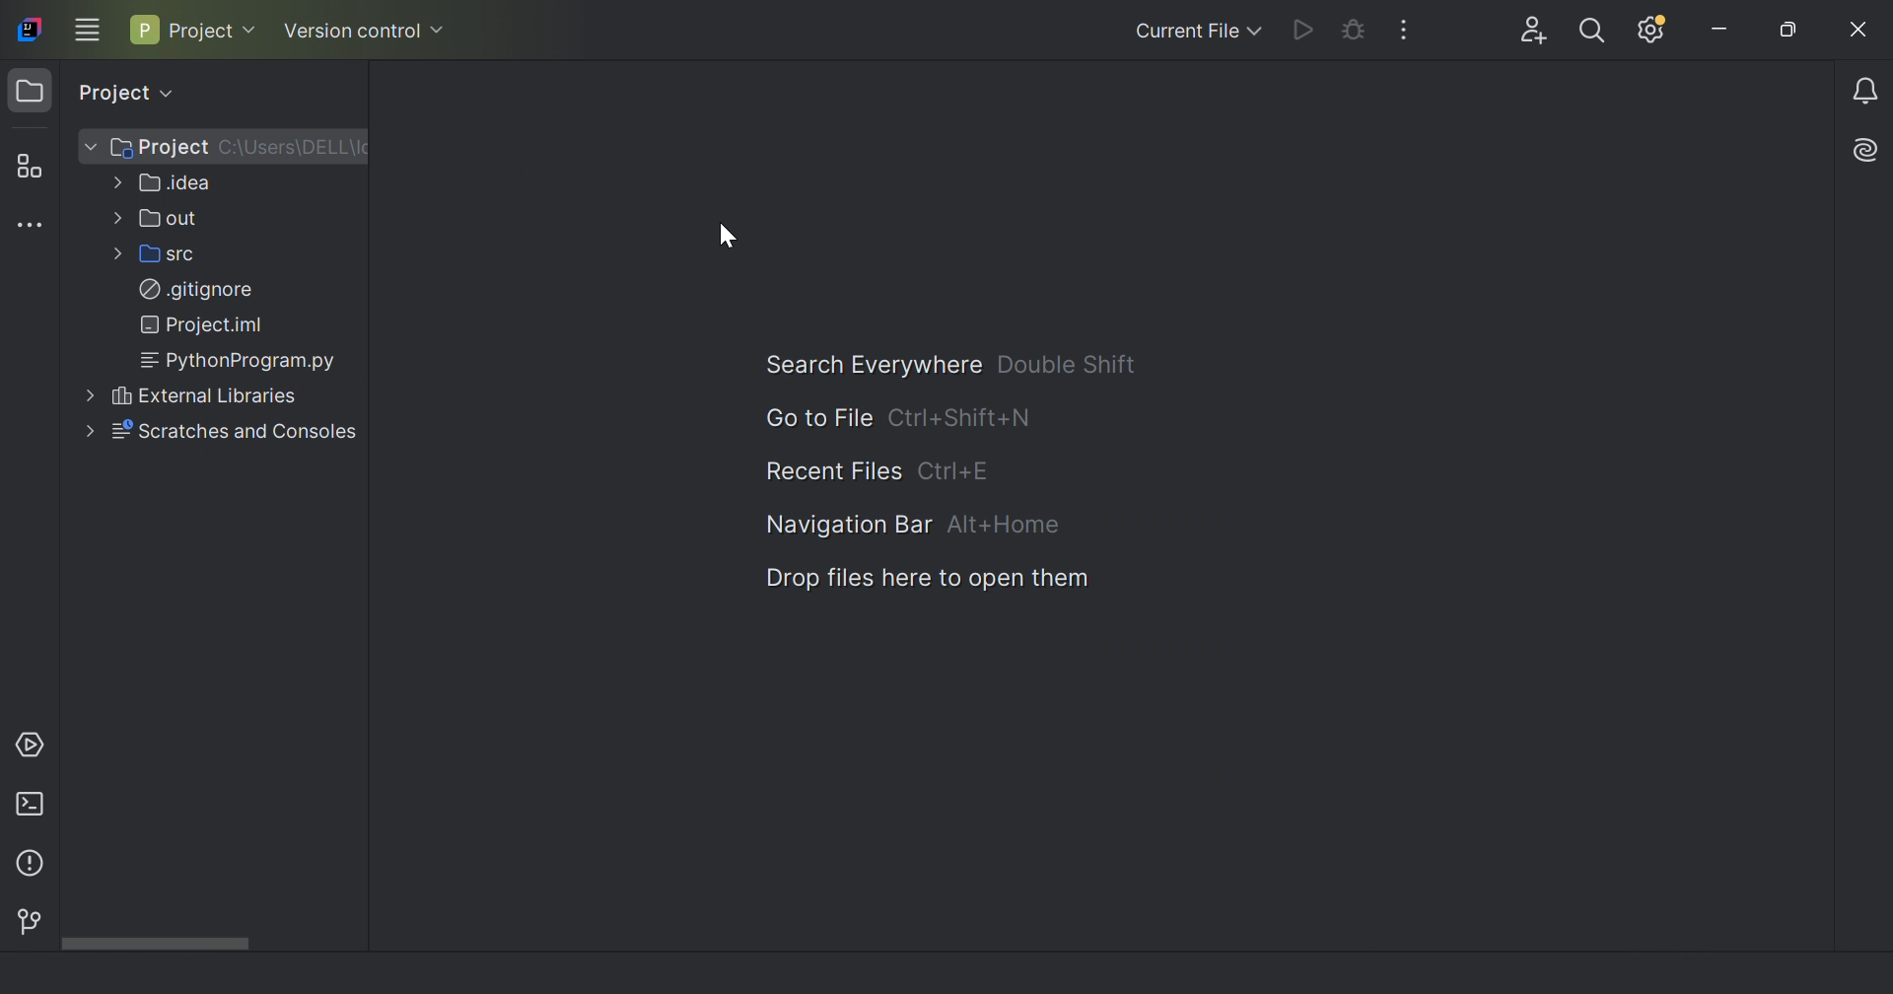 This screenshot has height=994, width=1893. I want to click on src, so click(165, 252).